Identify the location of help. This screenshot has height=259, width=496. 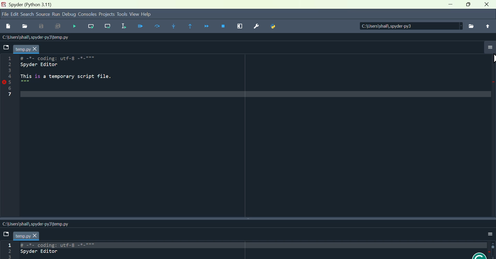
(149, 14).